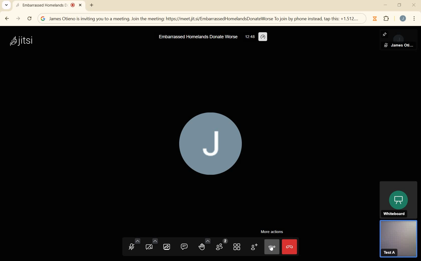 This screenshot has width=421, height=261. What do you see at coordinates (387, 19) in the screenshot?
I see `extensions` at bounding box center [387, 19].